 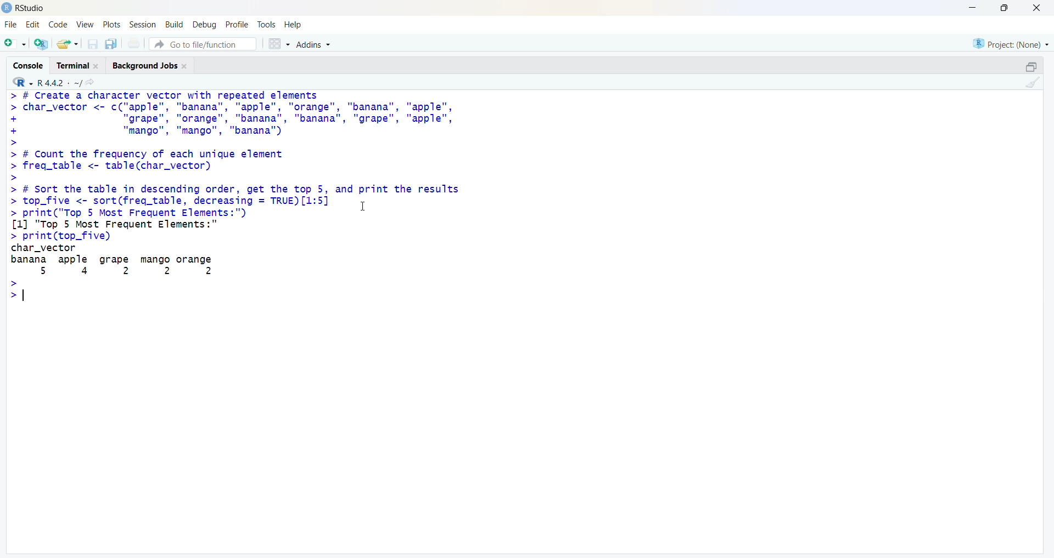 What do you see at coordinates (32, 25) in the screenshot?
I see `Edit` at bounding box center [32, 25].